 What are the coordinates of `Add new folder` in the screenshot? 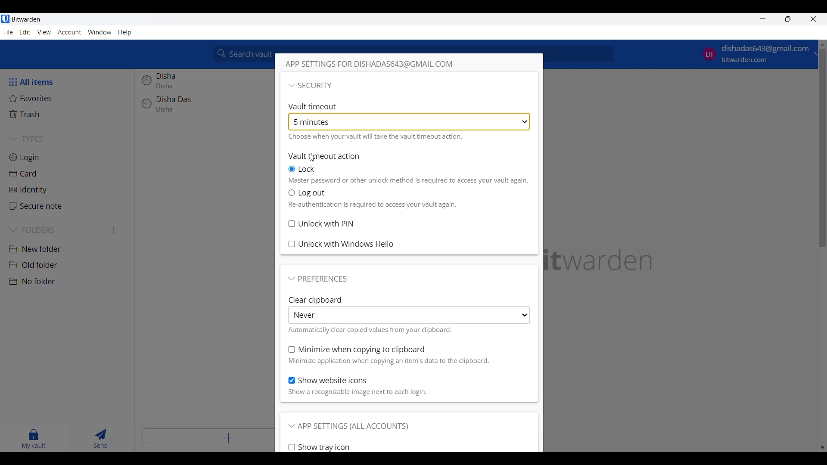 It's located at (114, 230).